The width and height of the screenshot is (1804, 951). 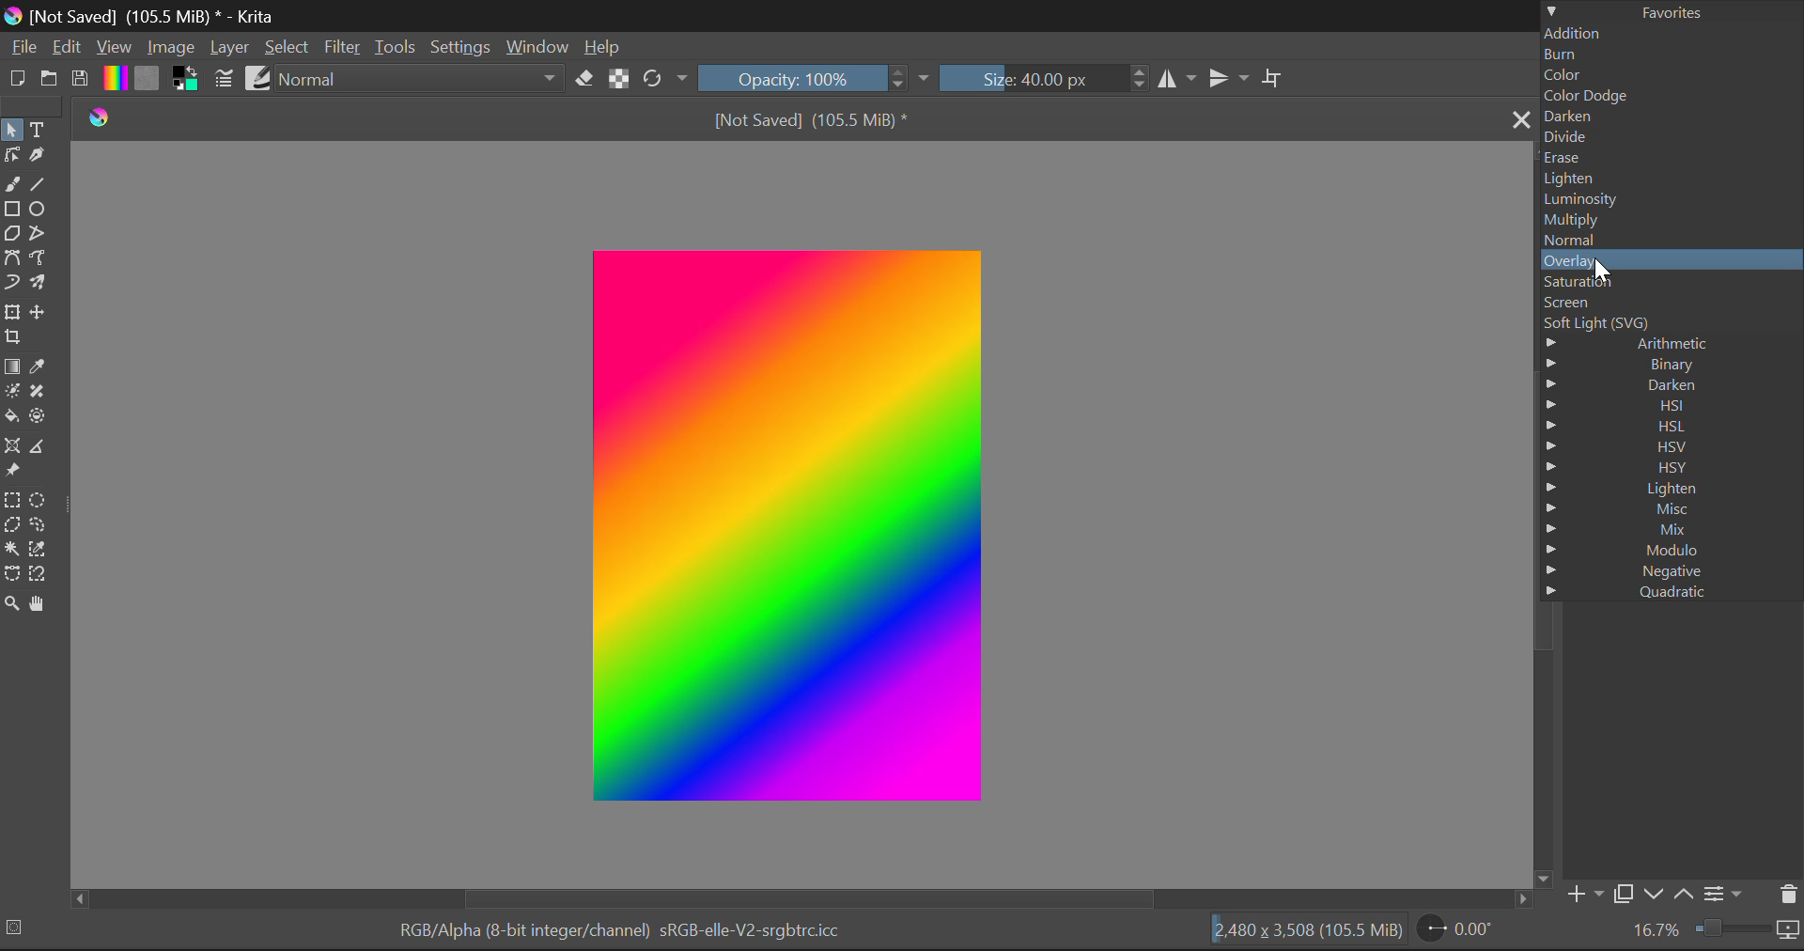 What do you see at coordinates (40, 575) in the screenshot?
I see `Magentic Selection Tool` at bounding box center [40, 575].